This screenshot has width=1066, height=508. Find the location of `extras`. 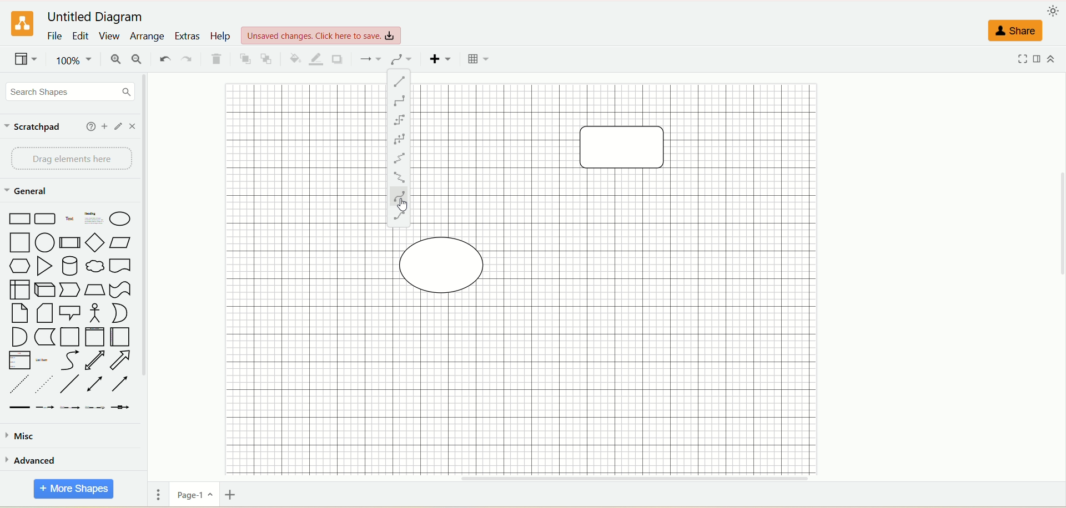

extras is located at coordinates (188, 35).